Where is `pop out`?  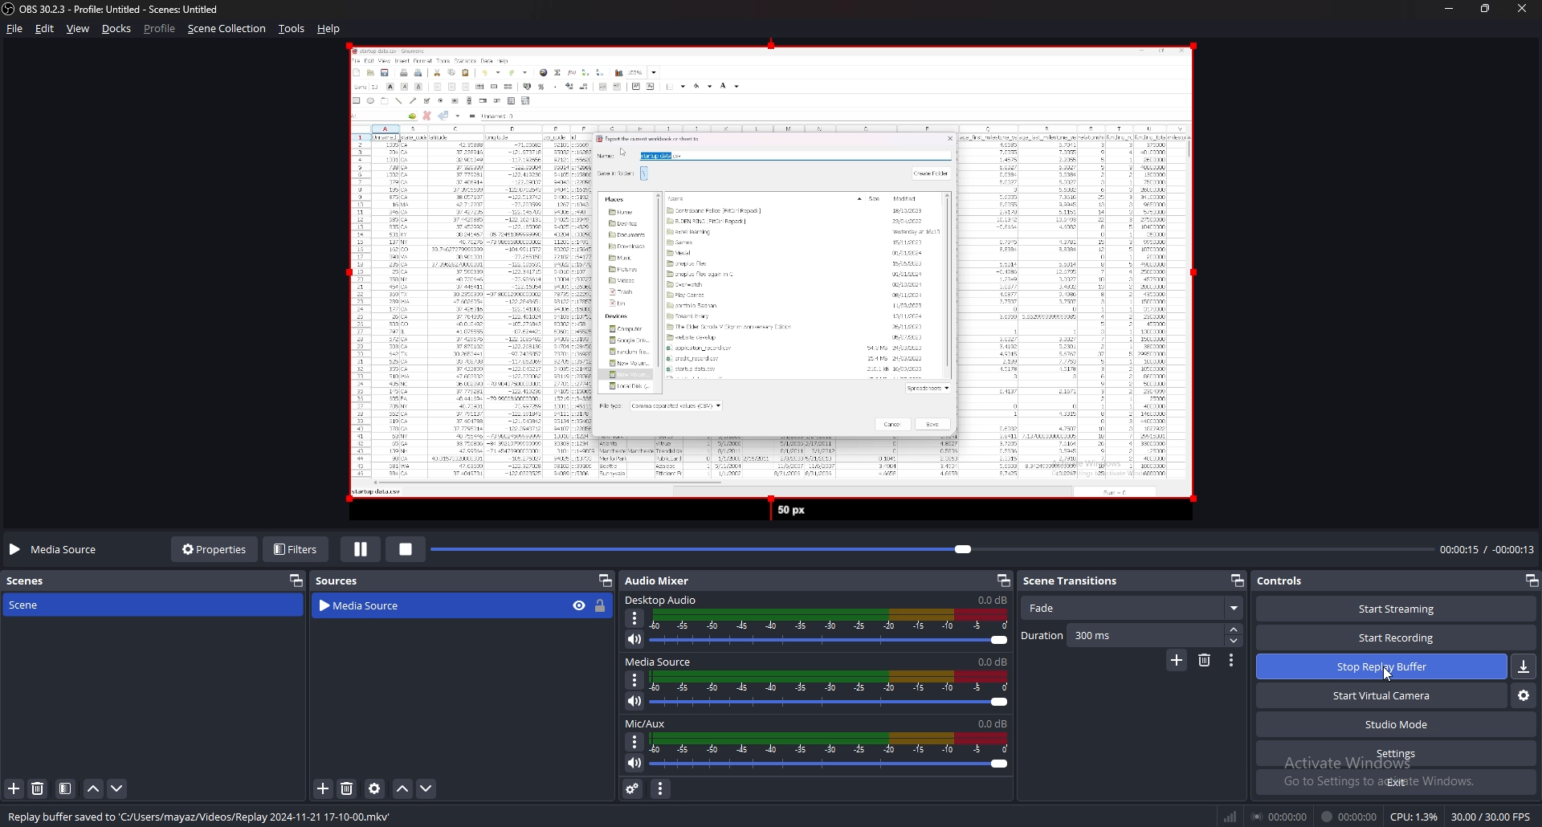
pop out is located at coordinates (297, 581).